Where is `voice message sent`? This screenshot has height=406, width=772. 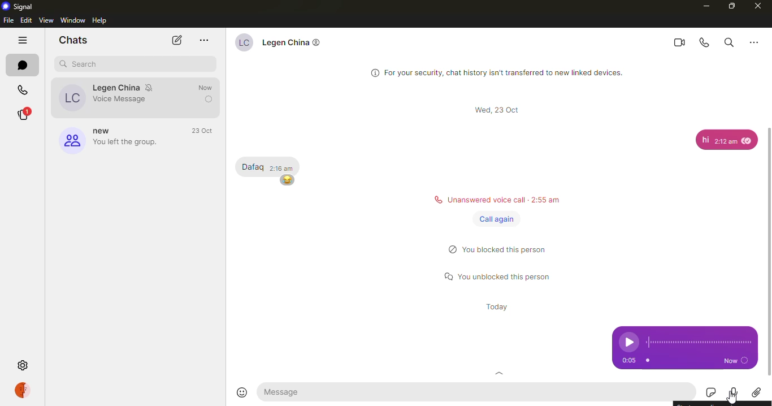
voice message sent is located at coordinates (121, 98).